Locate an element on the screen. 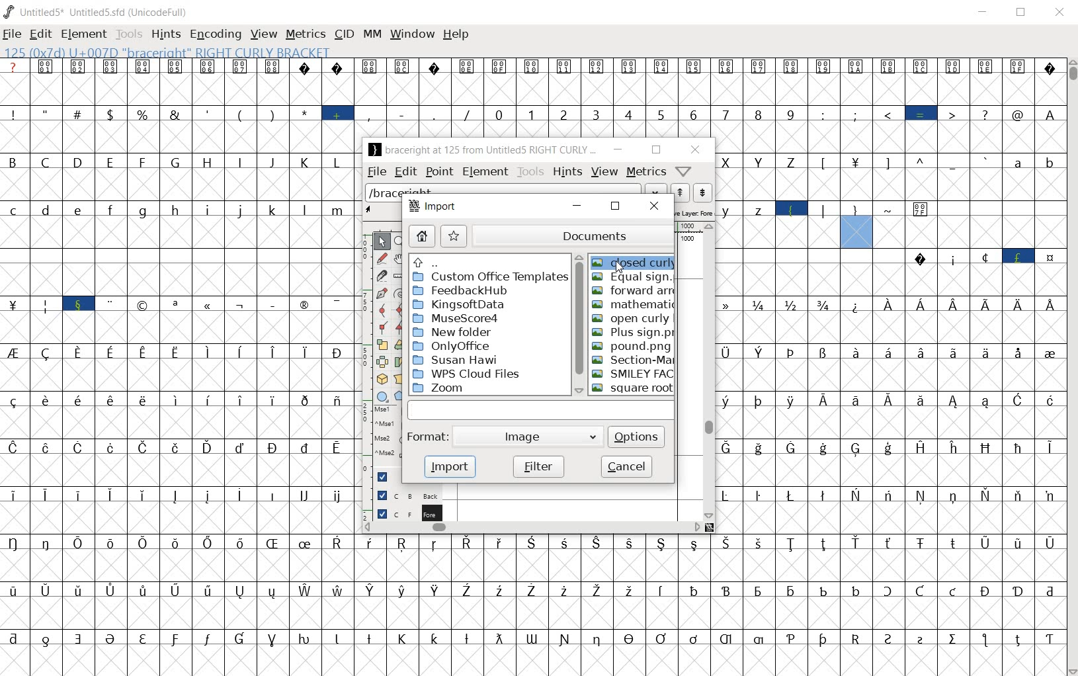 This screenshot has height=676, width=1078. braceright at 125 from Untitled5 RIGHT CURLY ... is located at coordinates (482, 151).